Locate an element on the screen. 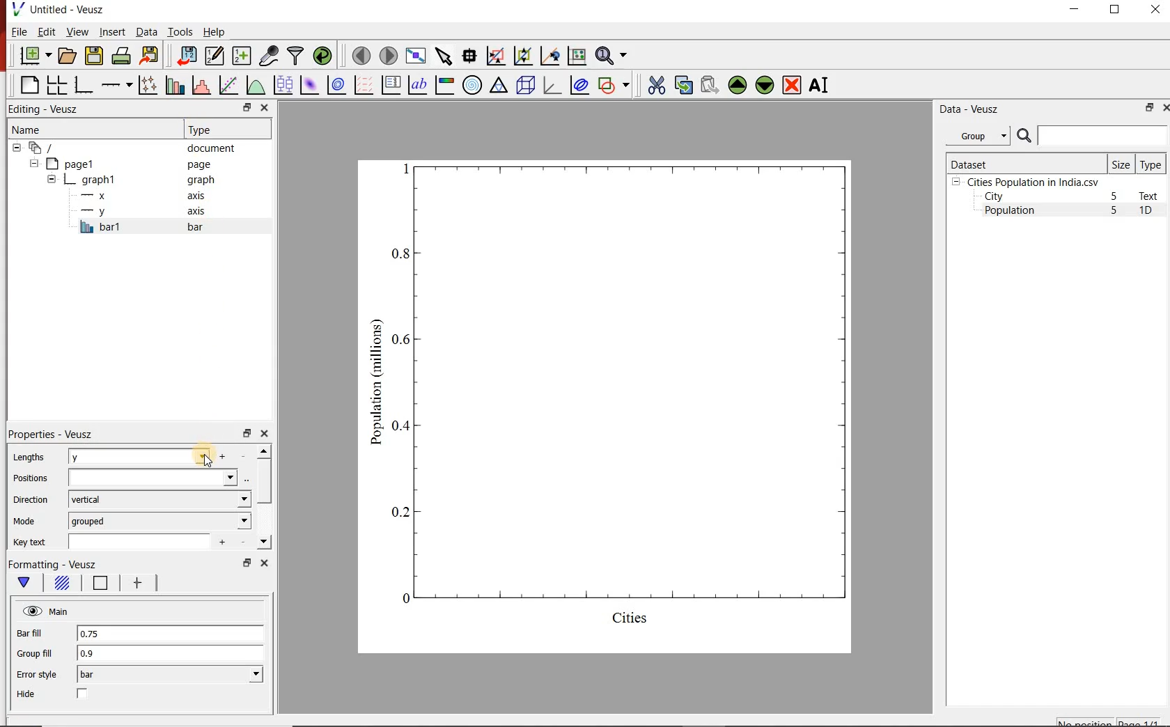 The image size is (1170, 727). View is located at coordinates (75, 31).